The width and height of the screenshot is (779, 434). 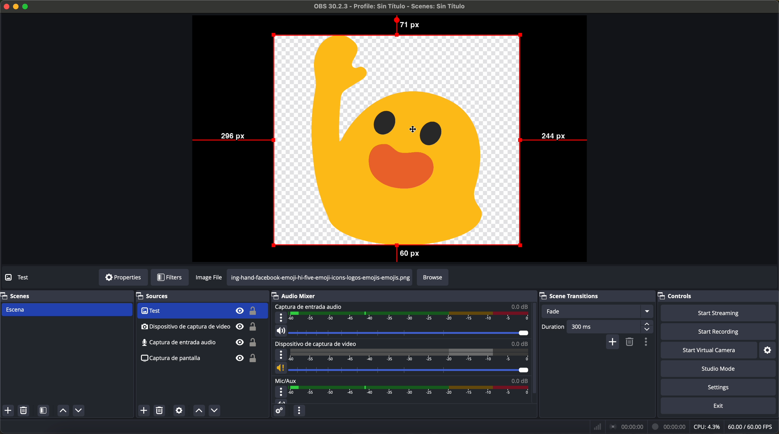 What do you see at coordinates (611, 327) in the screenshot?
I see `300 ms` at bounding box center [611, 327].